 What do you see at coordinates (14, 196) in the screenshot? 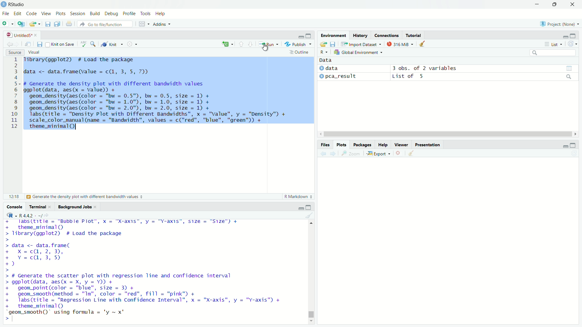
I see `12:18` at bounding box center [14, 196].